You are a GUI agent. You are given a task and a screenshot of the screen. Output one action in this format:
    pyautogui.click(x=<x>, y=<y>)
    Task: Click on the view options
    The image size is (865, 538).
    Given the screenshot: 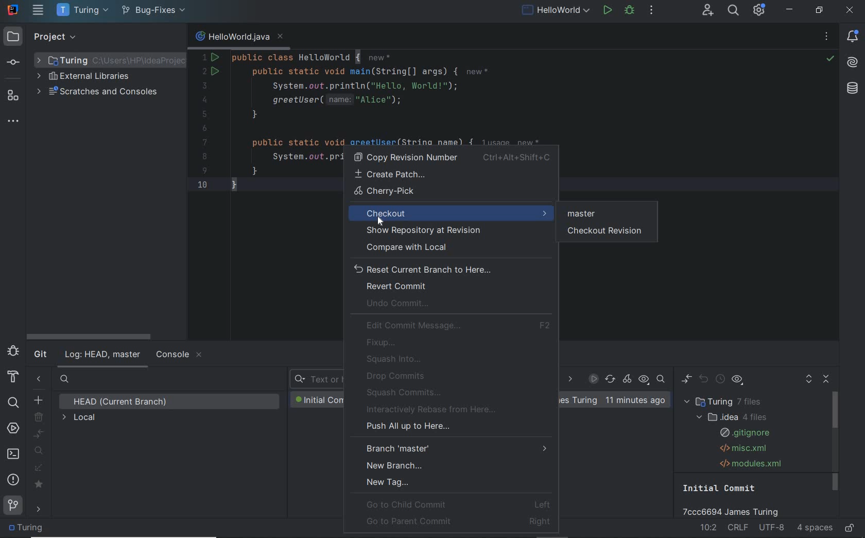 What is the action you would take?
    pyautogui.click(x=737, y=381)
    